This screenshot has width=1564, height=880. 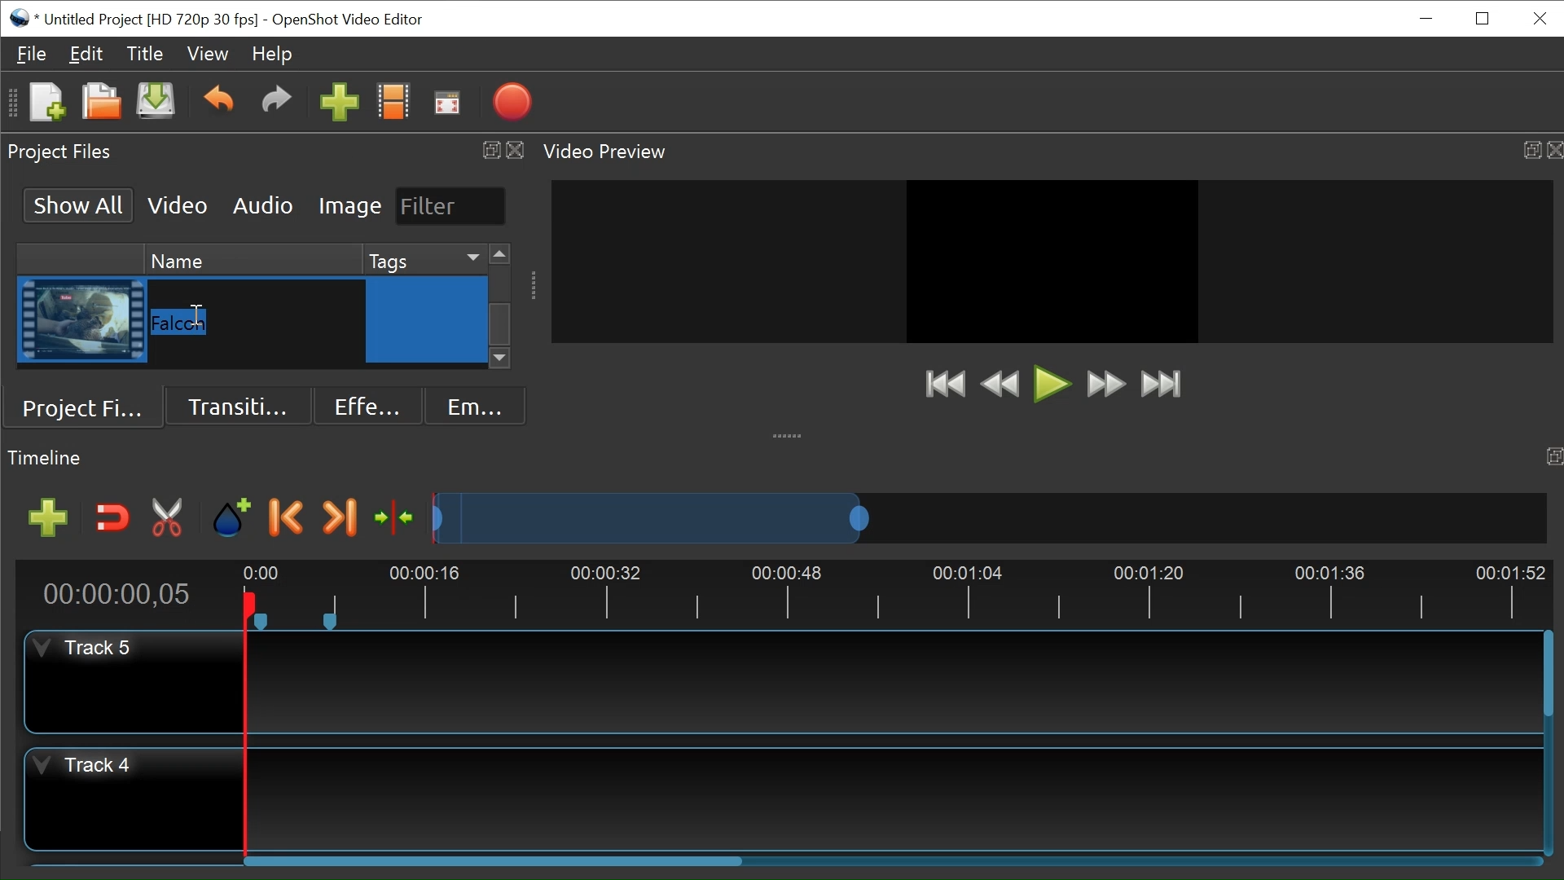 What do you see at coordinates (397, 103) in the screenshot?
I see `Chooses Profile` at bounding box center [397, 103].